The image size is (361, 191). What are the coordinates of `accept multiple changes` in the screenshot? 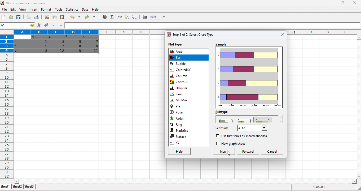 It's located at (54, 25).